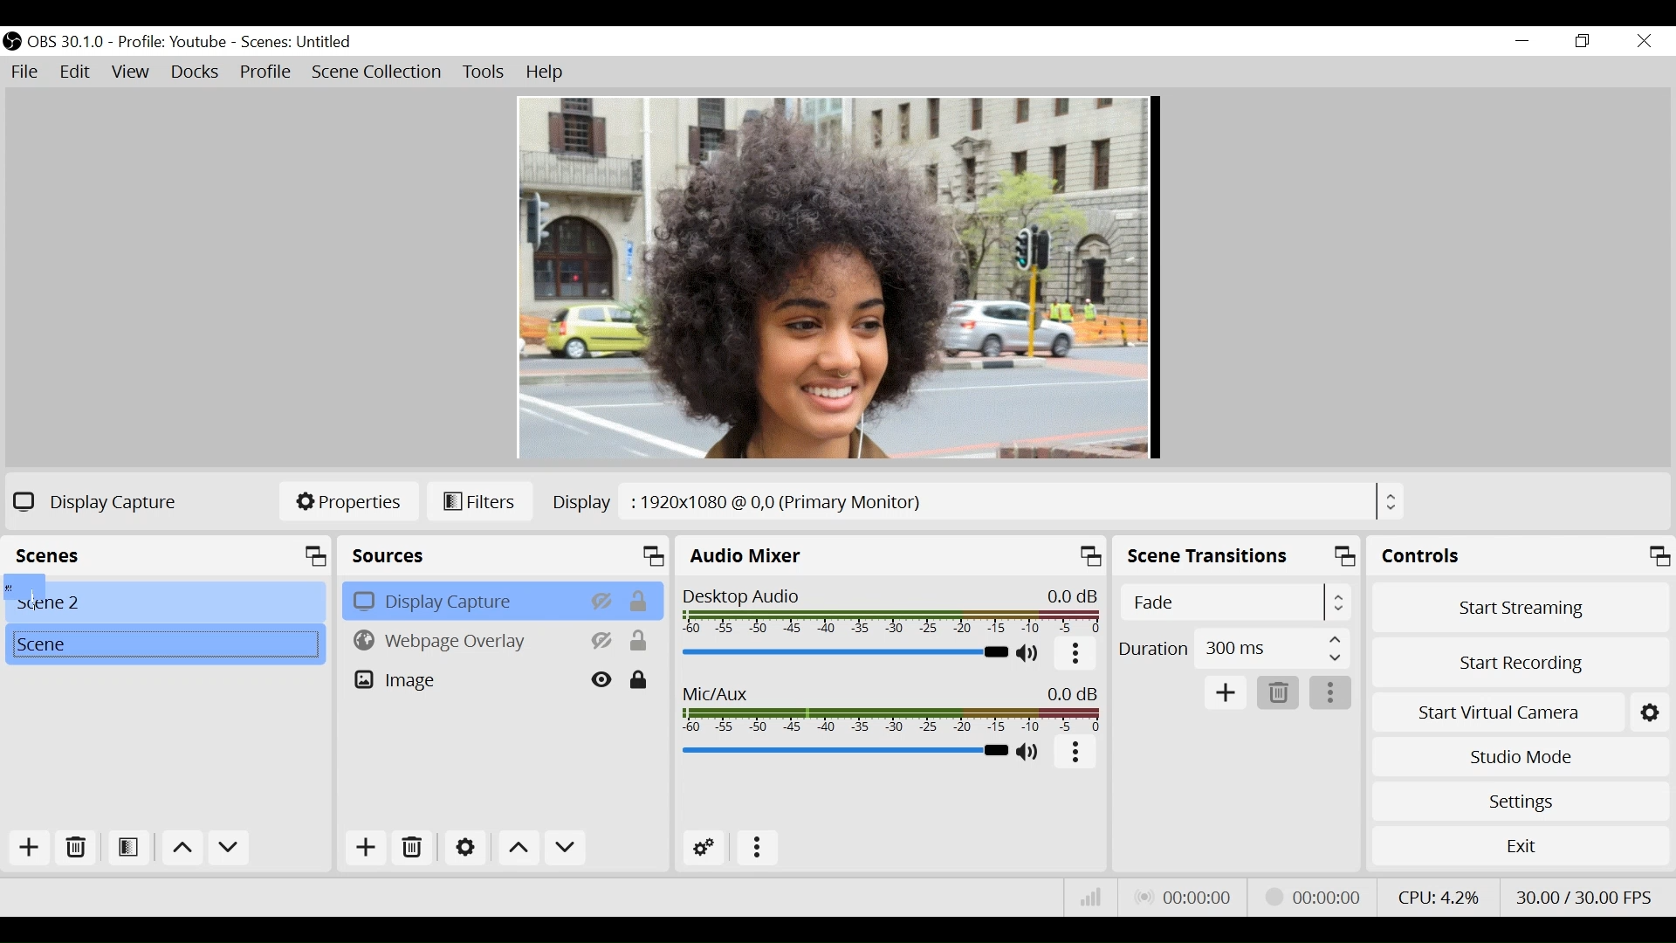 This screenshot has width=1676, height=943. Describe the element at coordinates (1237, 556) in the screenshot. I see `Scene Transition` at that location.